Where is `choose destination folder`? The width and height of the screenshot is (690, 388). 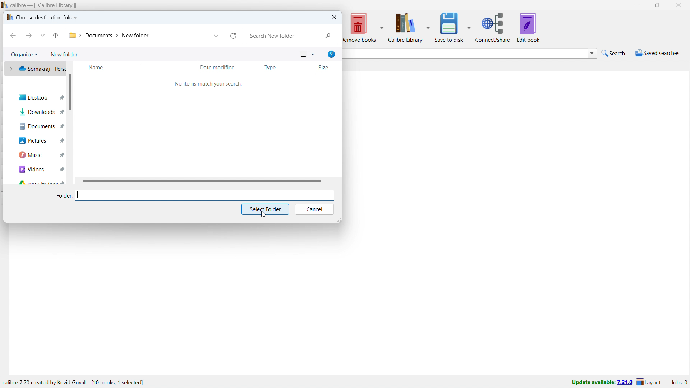 choose destination folder is located at coordinates (42, 18).